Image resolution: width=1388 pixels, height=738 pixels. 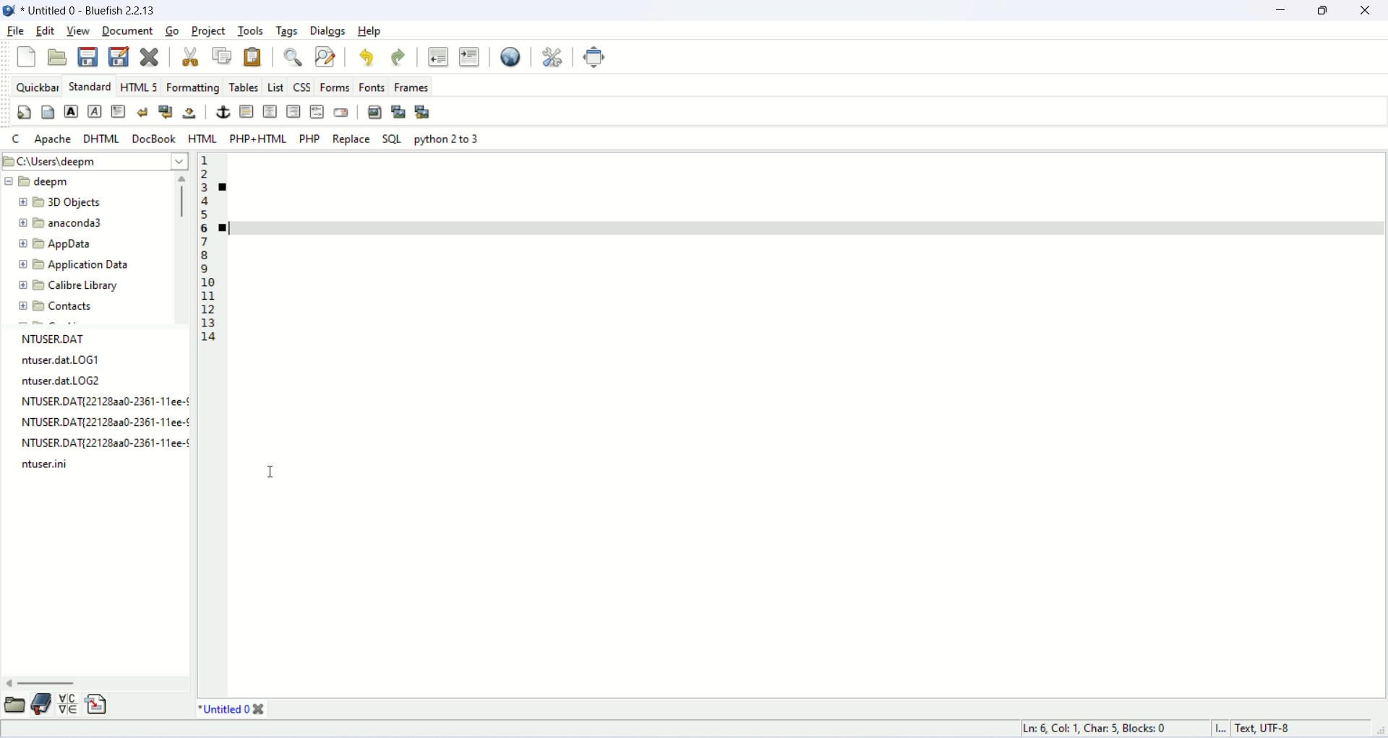 What do you see at coordinates (223, 112) in the screenshot?
I see `anchor` at bounding box center [223, 112].